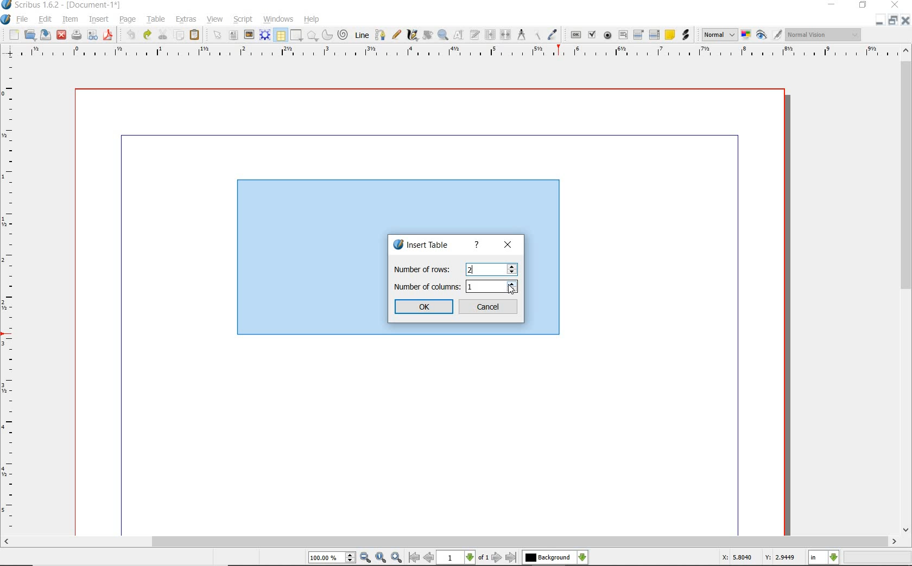 This screenshot has height=566, width=912. I want to click on edit text with story editor, so click(475, 34).